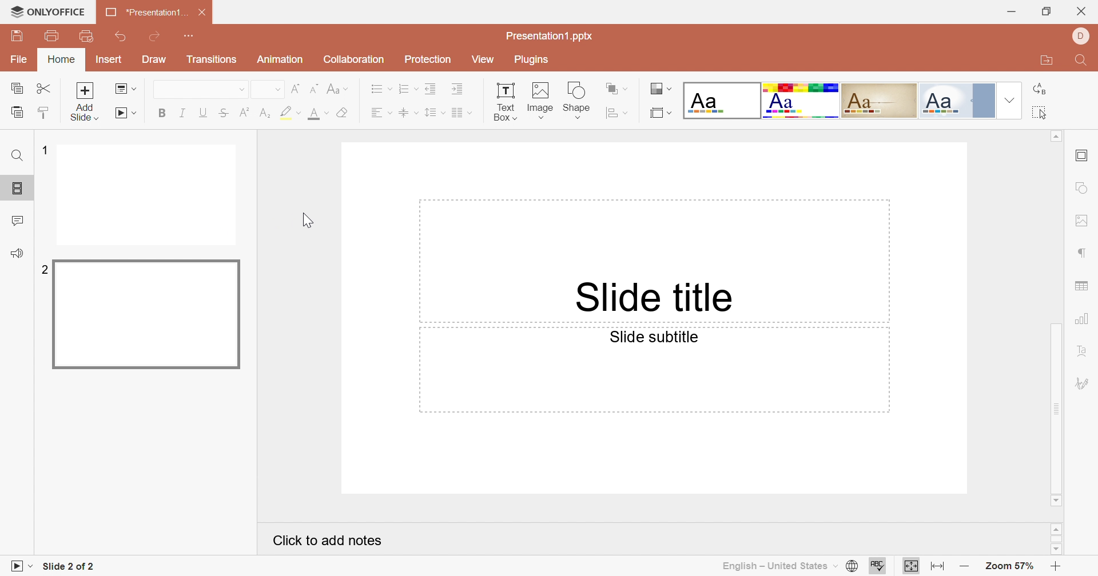  Describe the element at coordinates (329, 540) in the screenshot. I see `Click to Add notes` at that location.